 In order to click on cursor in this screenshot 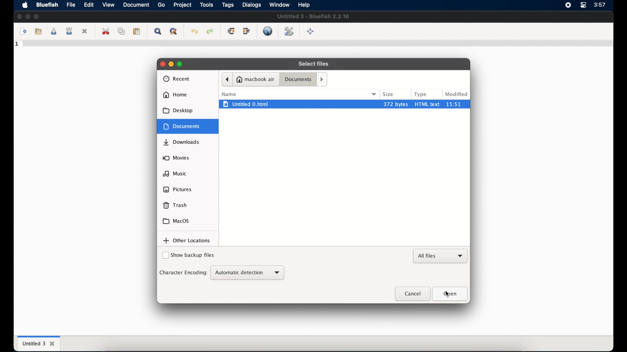, I will do `click(450, 294)`.